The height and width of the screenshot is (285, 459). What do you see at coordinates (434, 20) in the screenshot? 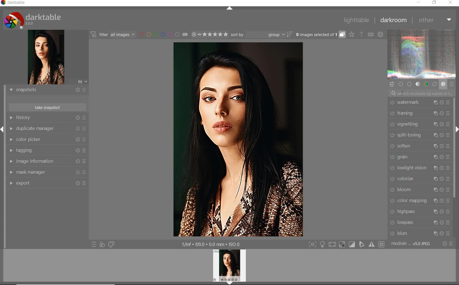
I see `OTHER` at bounding box center [434, 20].